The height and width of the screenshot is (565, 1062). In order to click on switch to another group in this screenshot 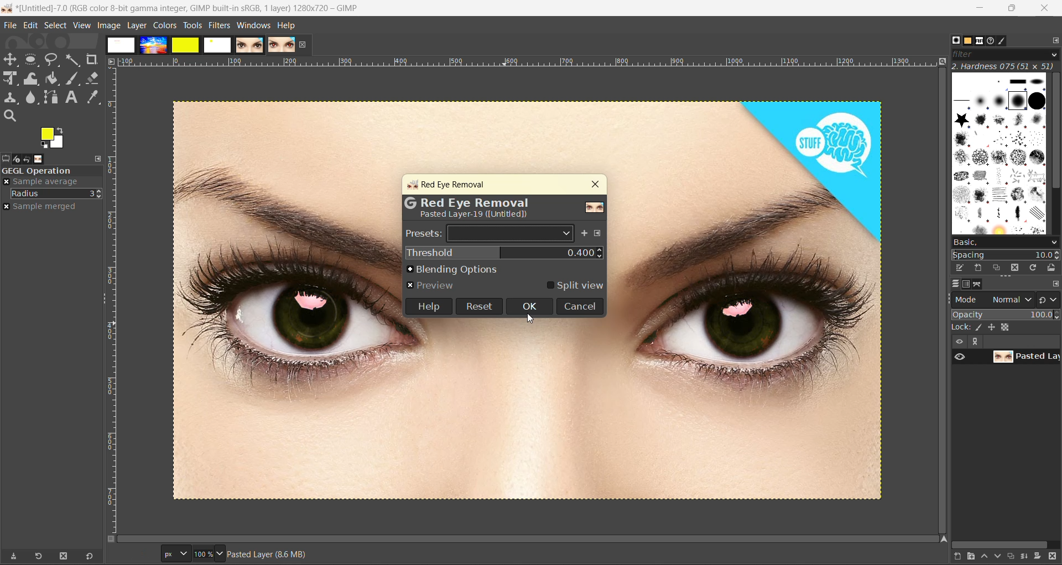, I will do `click(1049, 299)`.